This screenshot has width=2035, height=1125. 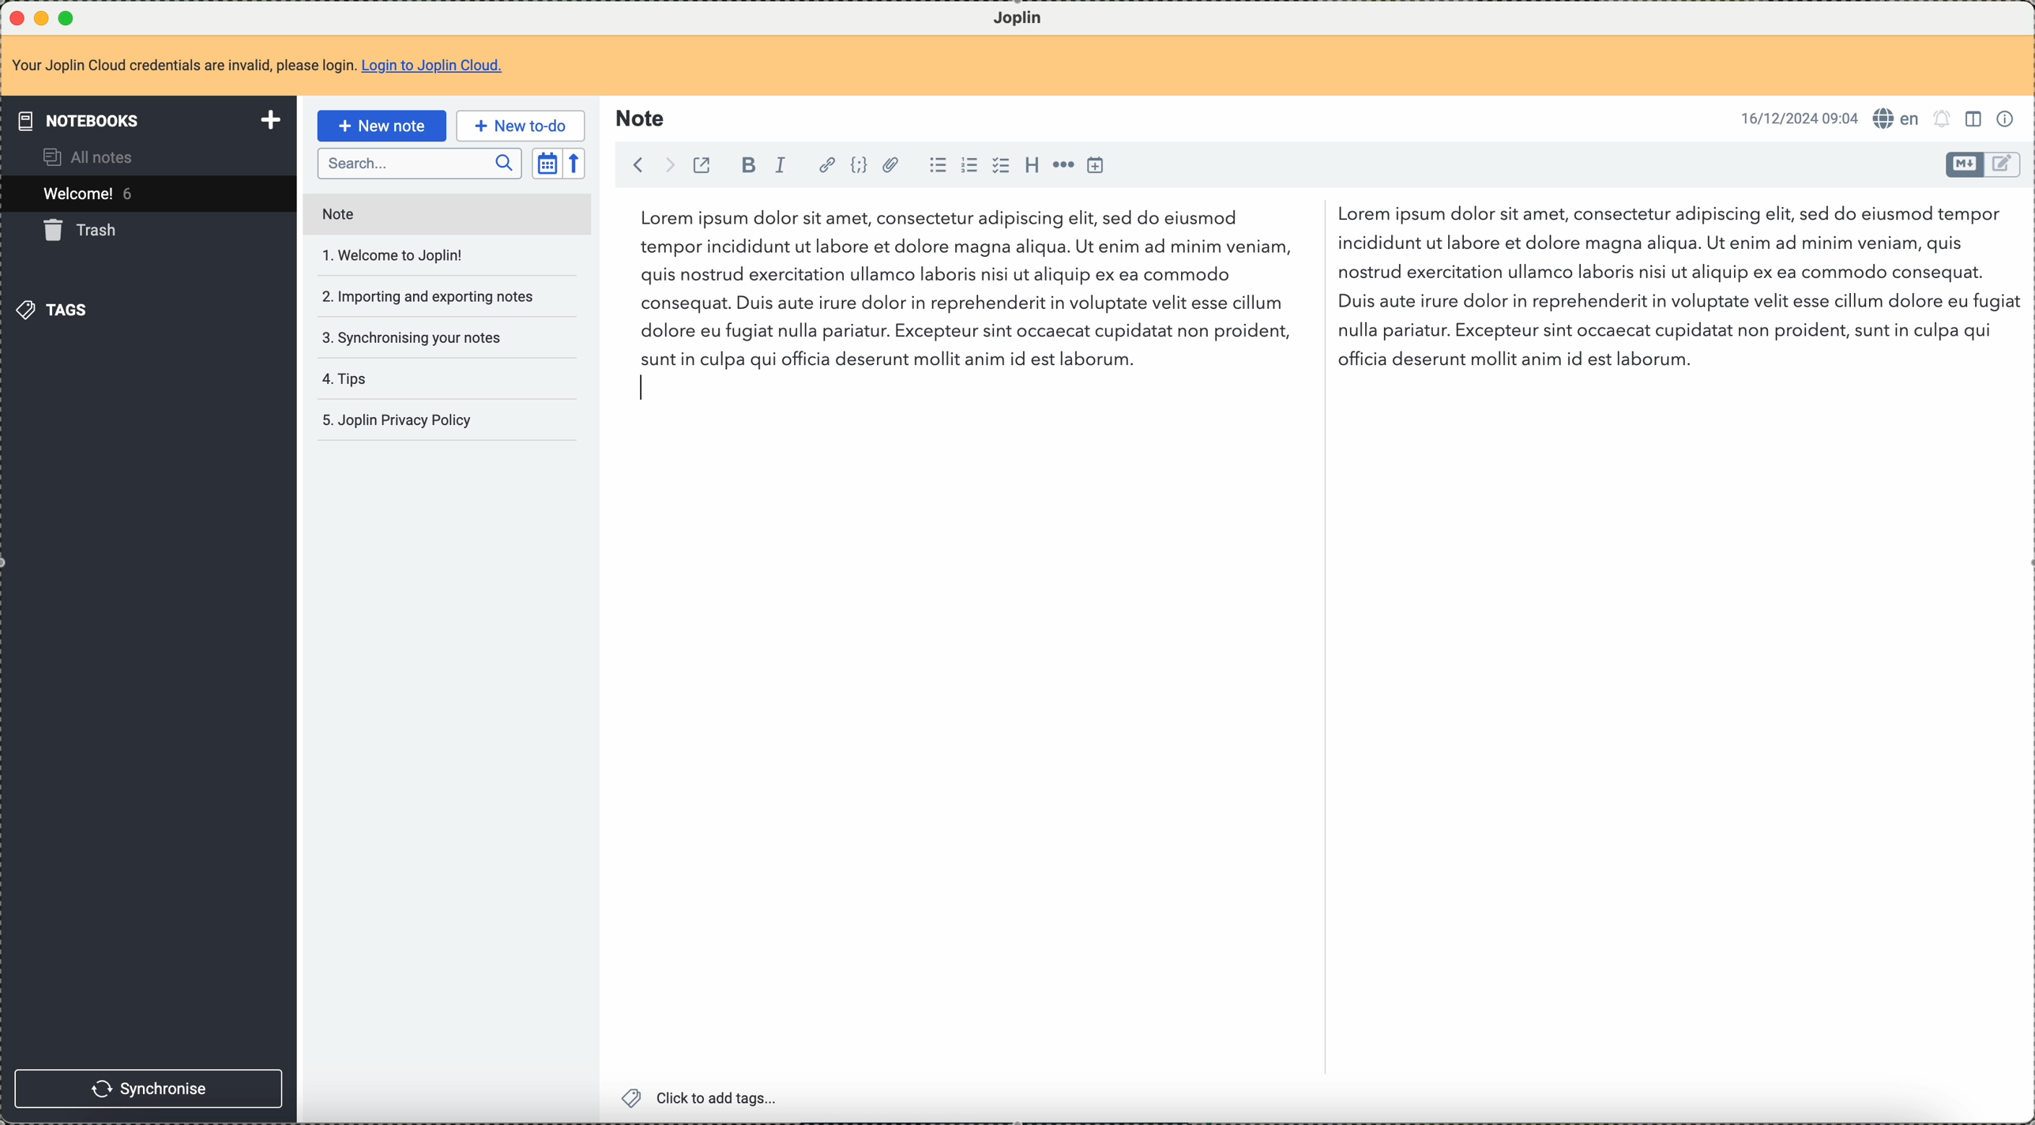 What do you see at coordinates (2008, 122) in the screenshot?
I see `note properties` at bounding box center [2008, 122].